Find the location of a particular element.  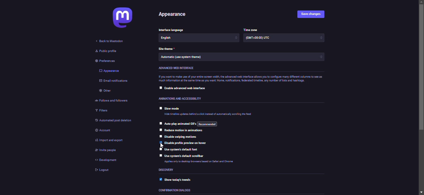

appearance is located at coordinates (110, 71).